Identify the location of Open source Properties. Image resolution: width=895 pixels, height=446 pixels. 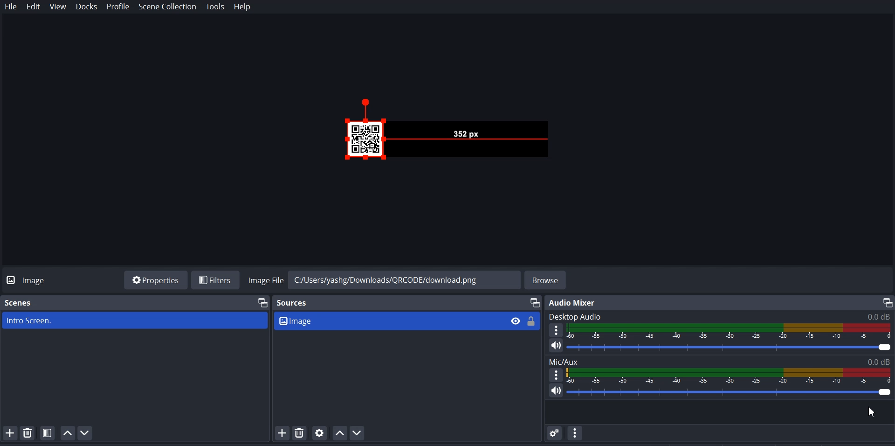
(320, 432).